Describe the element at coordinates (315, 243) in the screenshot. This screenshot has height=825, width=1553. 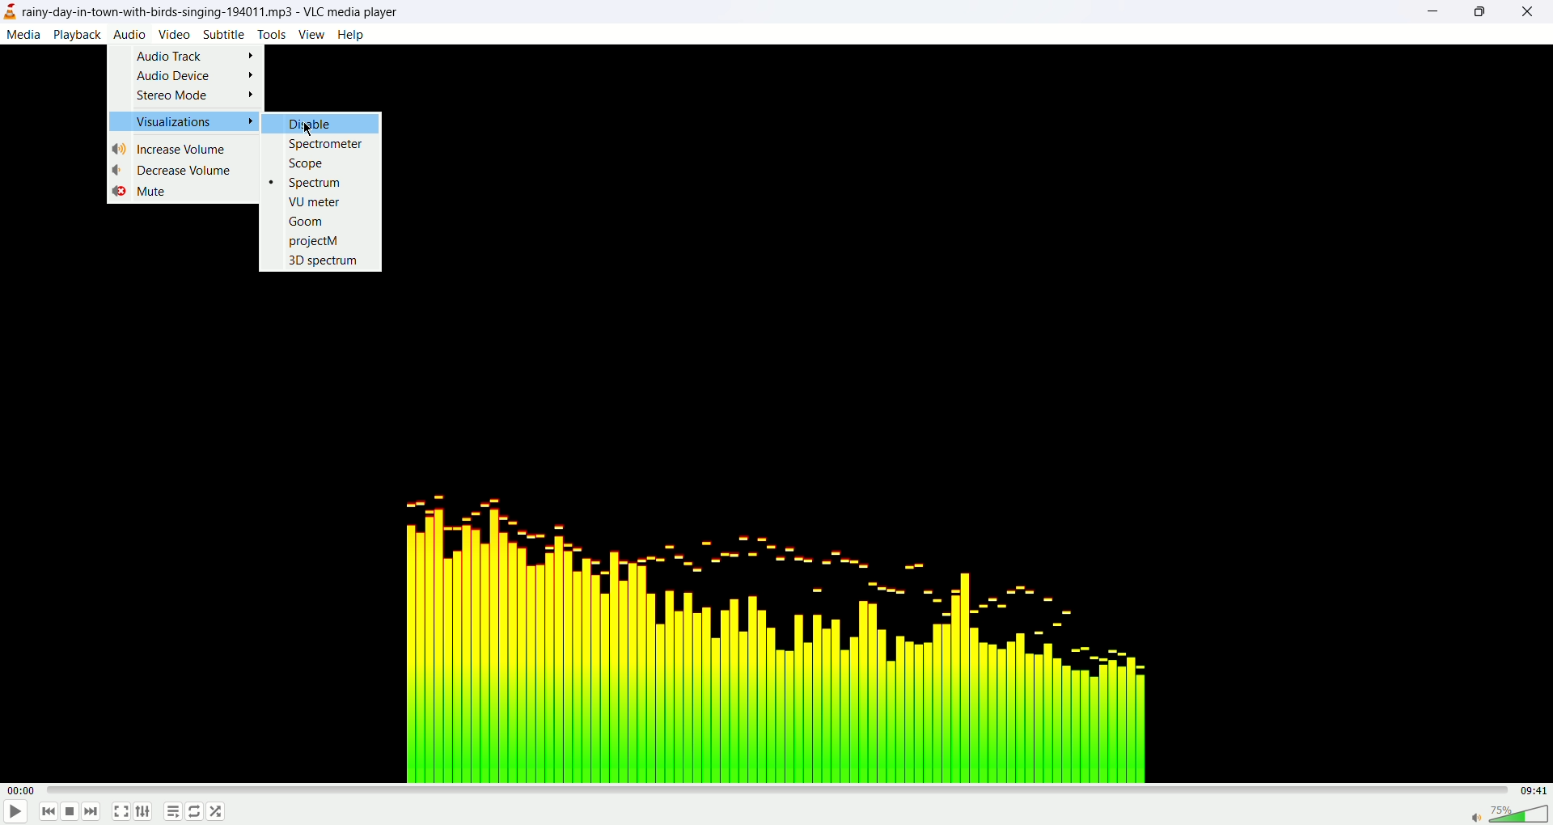
I see `projectM` at that location.